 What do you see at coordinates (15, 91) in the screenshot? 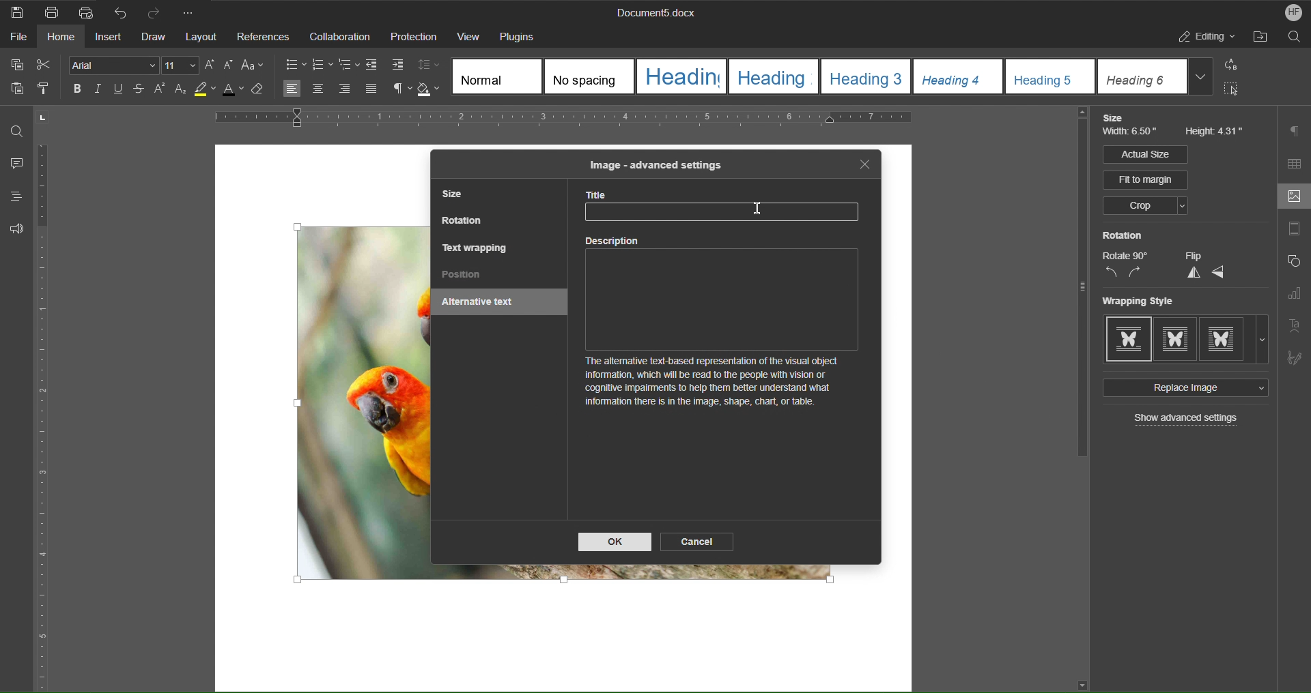
I see `Paste` at bounding box center [15, 91].